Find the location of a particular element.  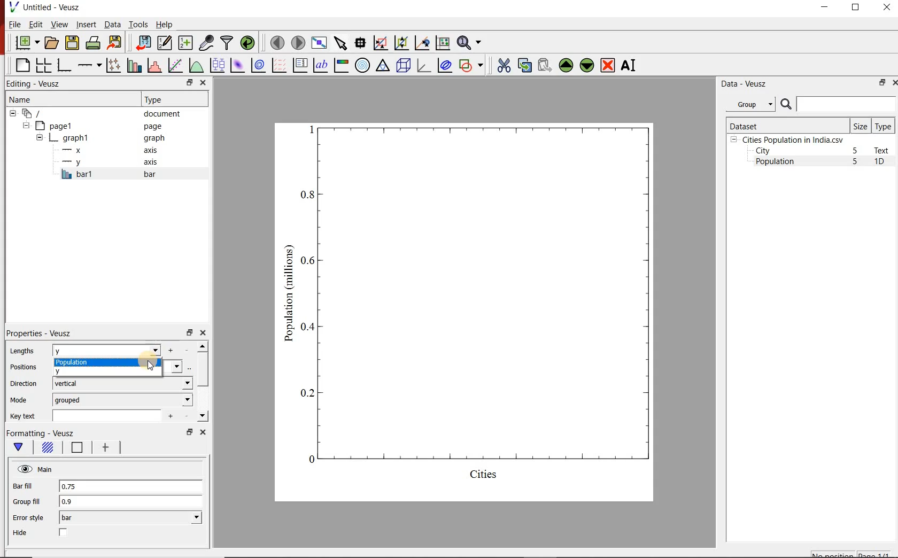

plot a 2d dataset as contours is located at coordinates (257, 65).